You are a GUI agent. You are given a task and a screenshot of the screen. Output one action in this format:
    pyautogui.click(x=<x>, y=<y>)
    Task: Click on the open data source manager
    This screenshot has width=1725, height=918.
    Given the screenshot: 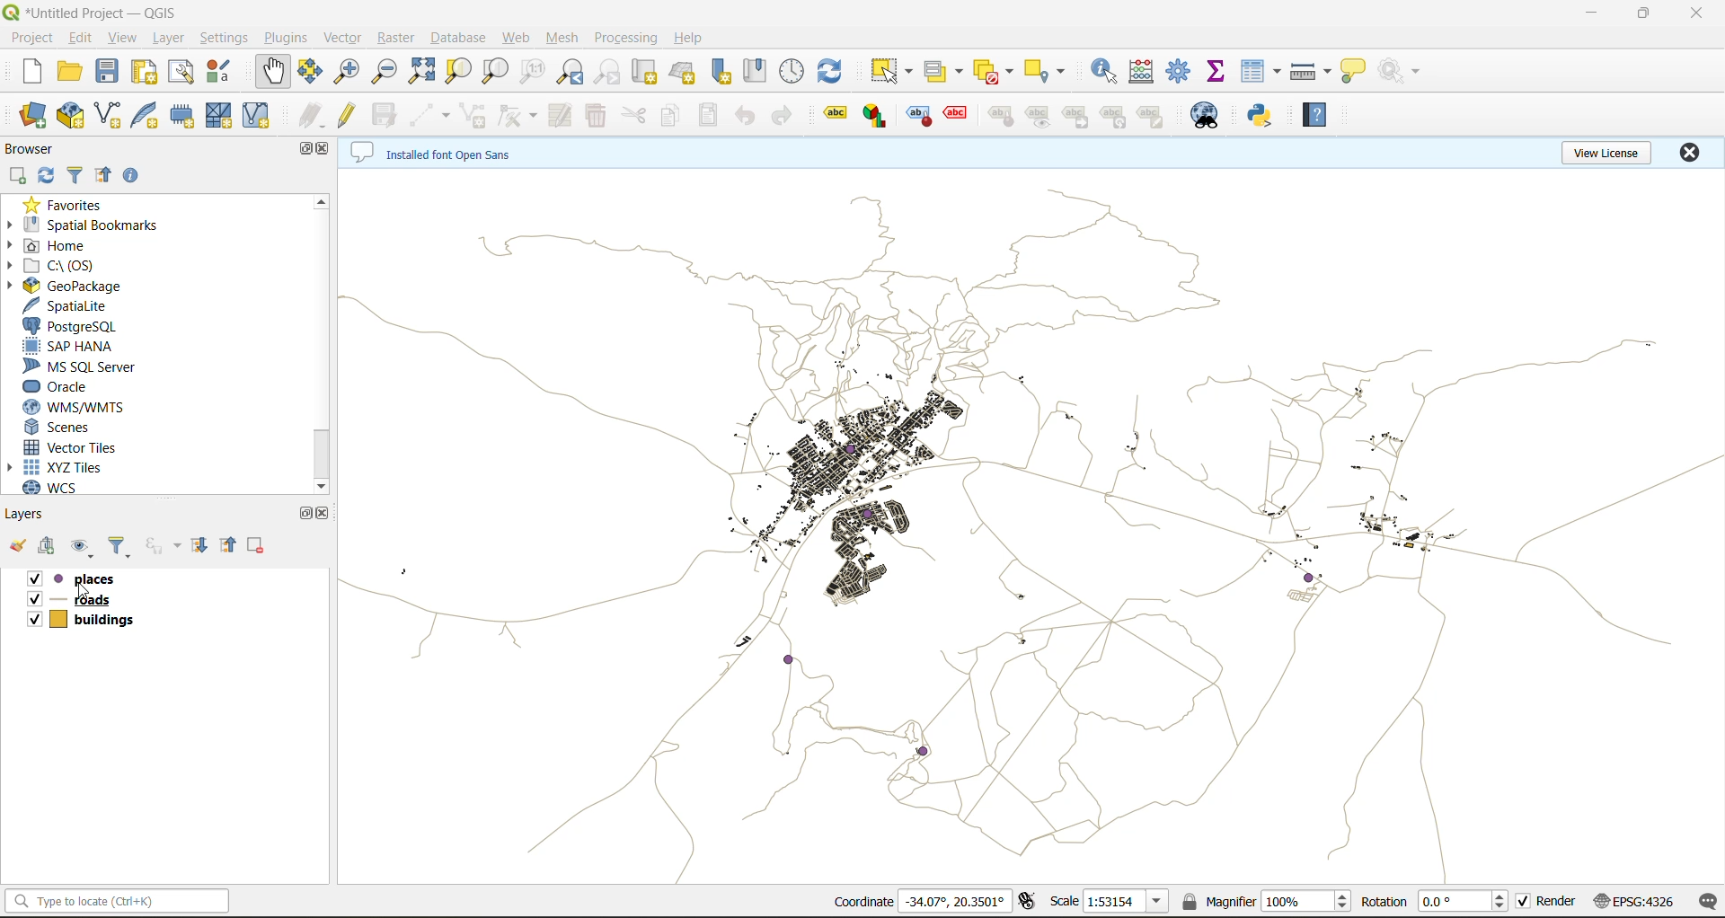 What is the action you would take?
    pyautogui.click(x=31, y=119)
    